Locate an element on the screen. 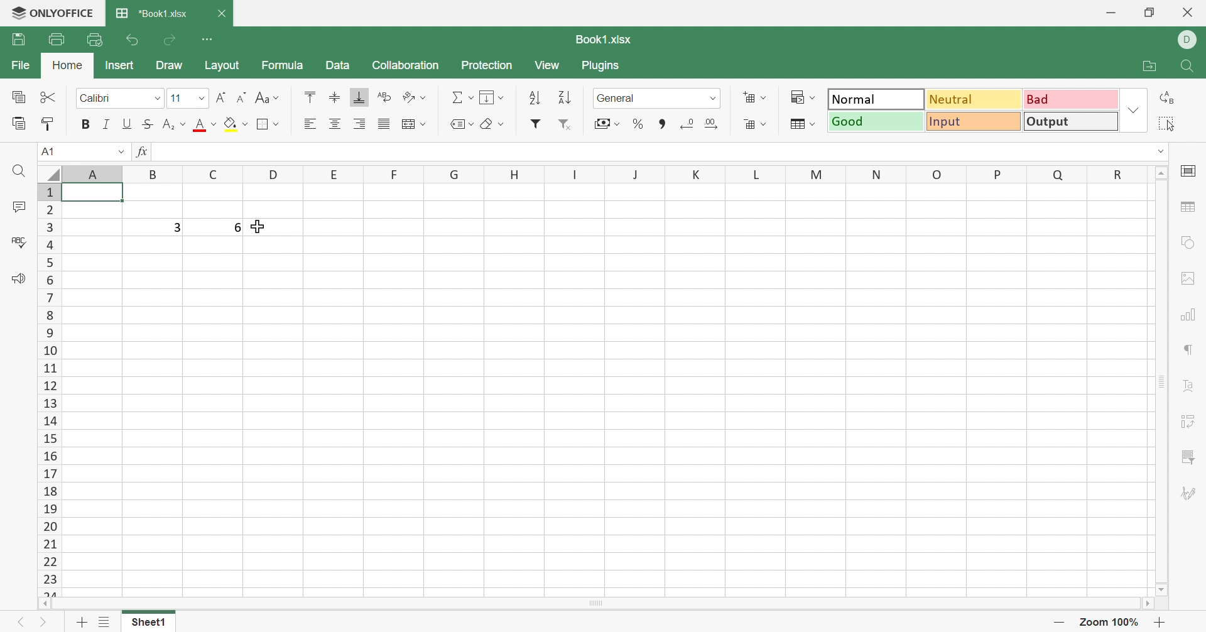  Plugins is located at coordinates (602, 63).